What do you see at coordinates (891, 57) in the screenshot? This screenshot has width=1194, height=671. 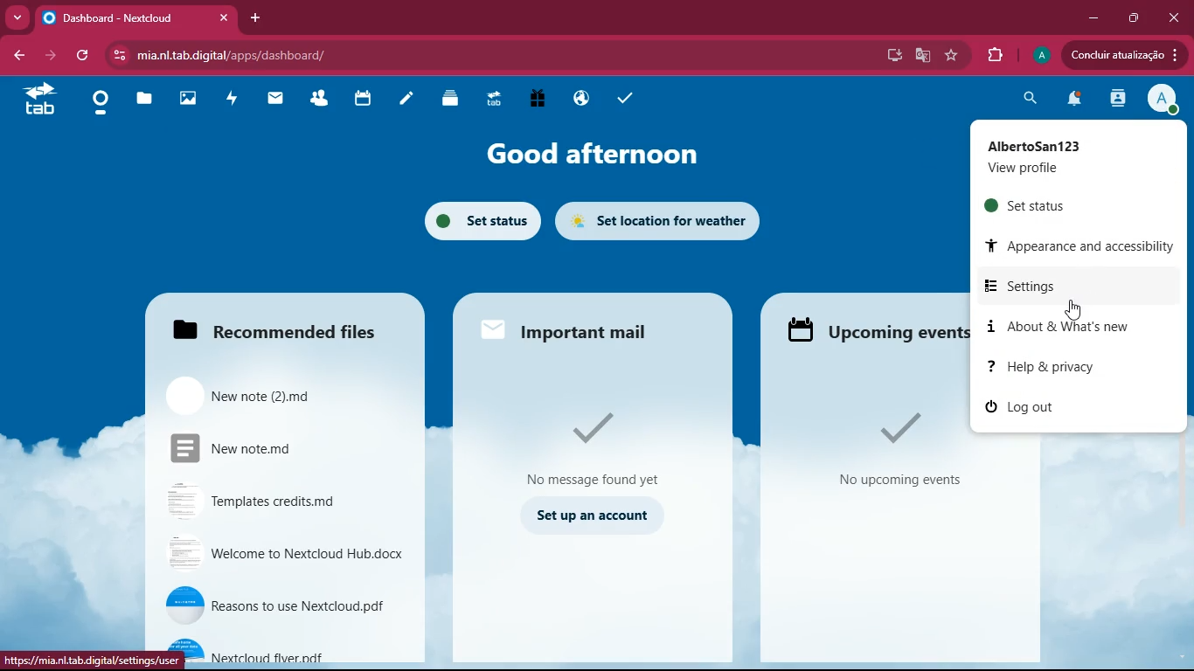 I see `desktop` at bounding box center [891, 57].